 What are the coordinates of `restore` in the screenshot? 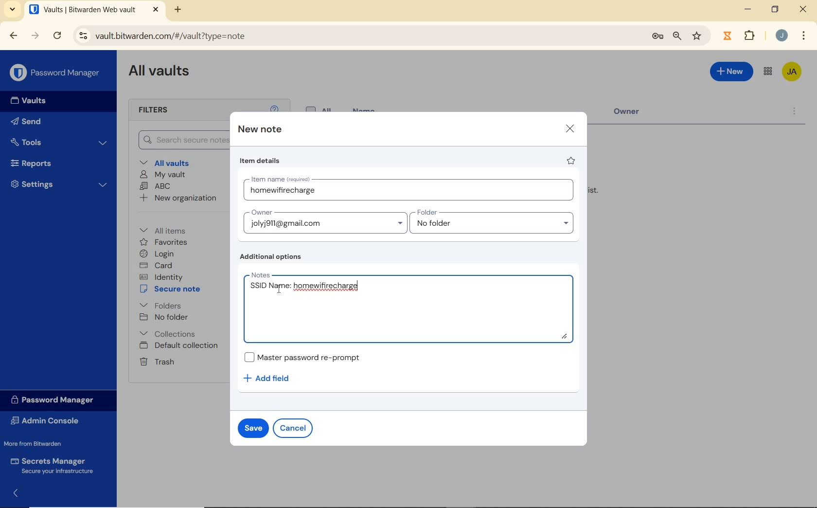 It's located at (775, 9).